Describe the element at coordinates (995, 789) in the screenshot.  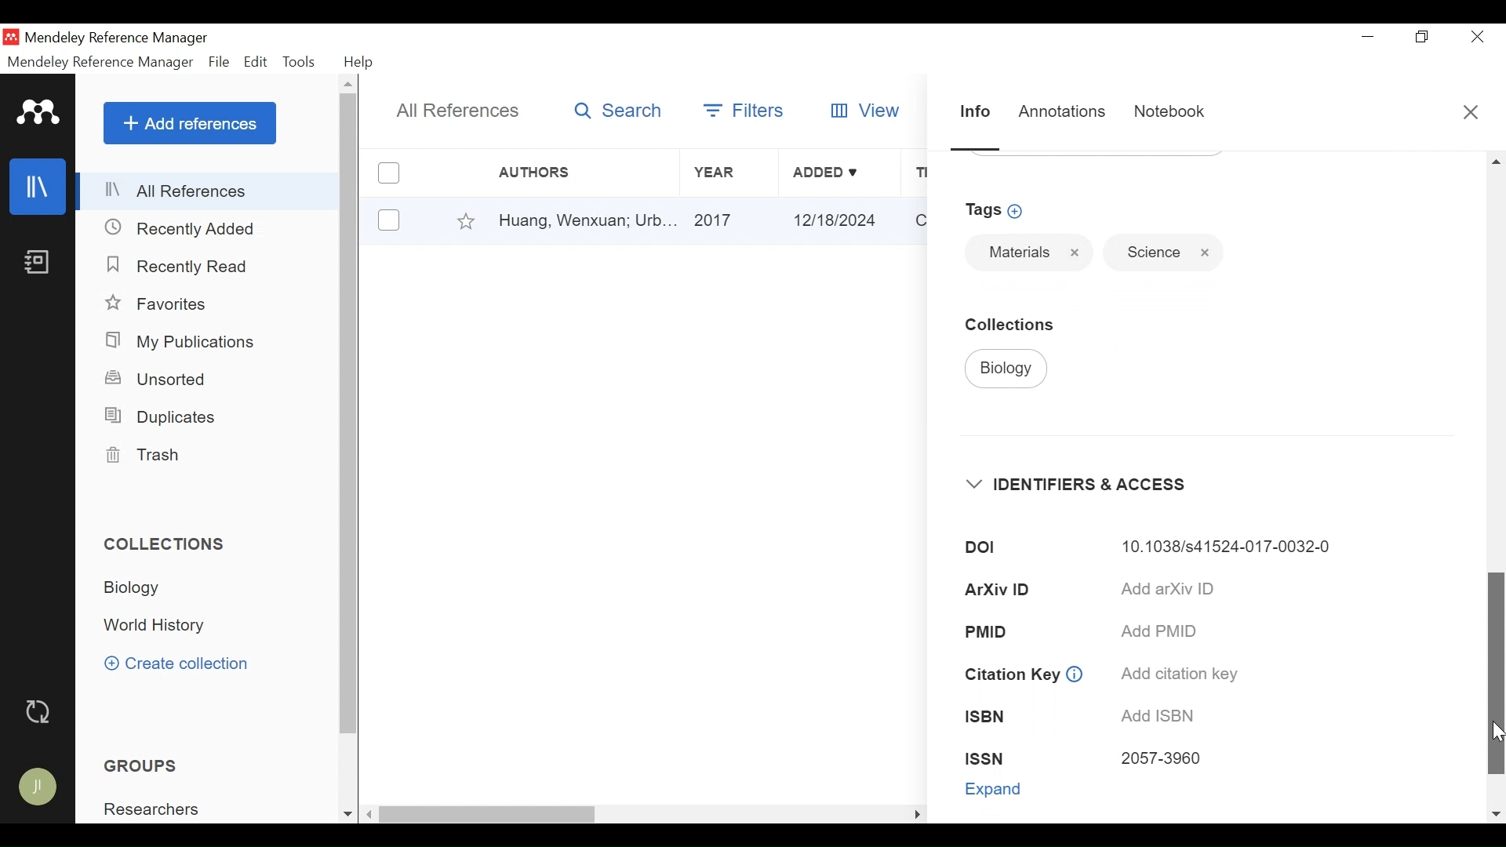
I see `Expand` at that location.